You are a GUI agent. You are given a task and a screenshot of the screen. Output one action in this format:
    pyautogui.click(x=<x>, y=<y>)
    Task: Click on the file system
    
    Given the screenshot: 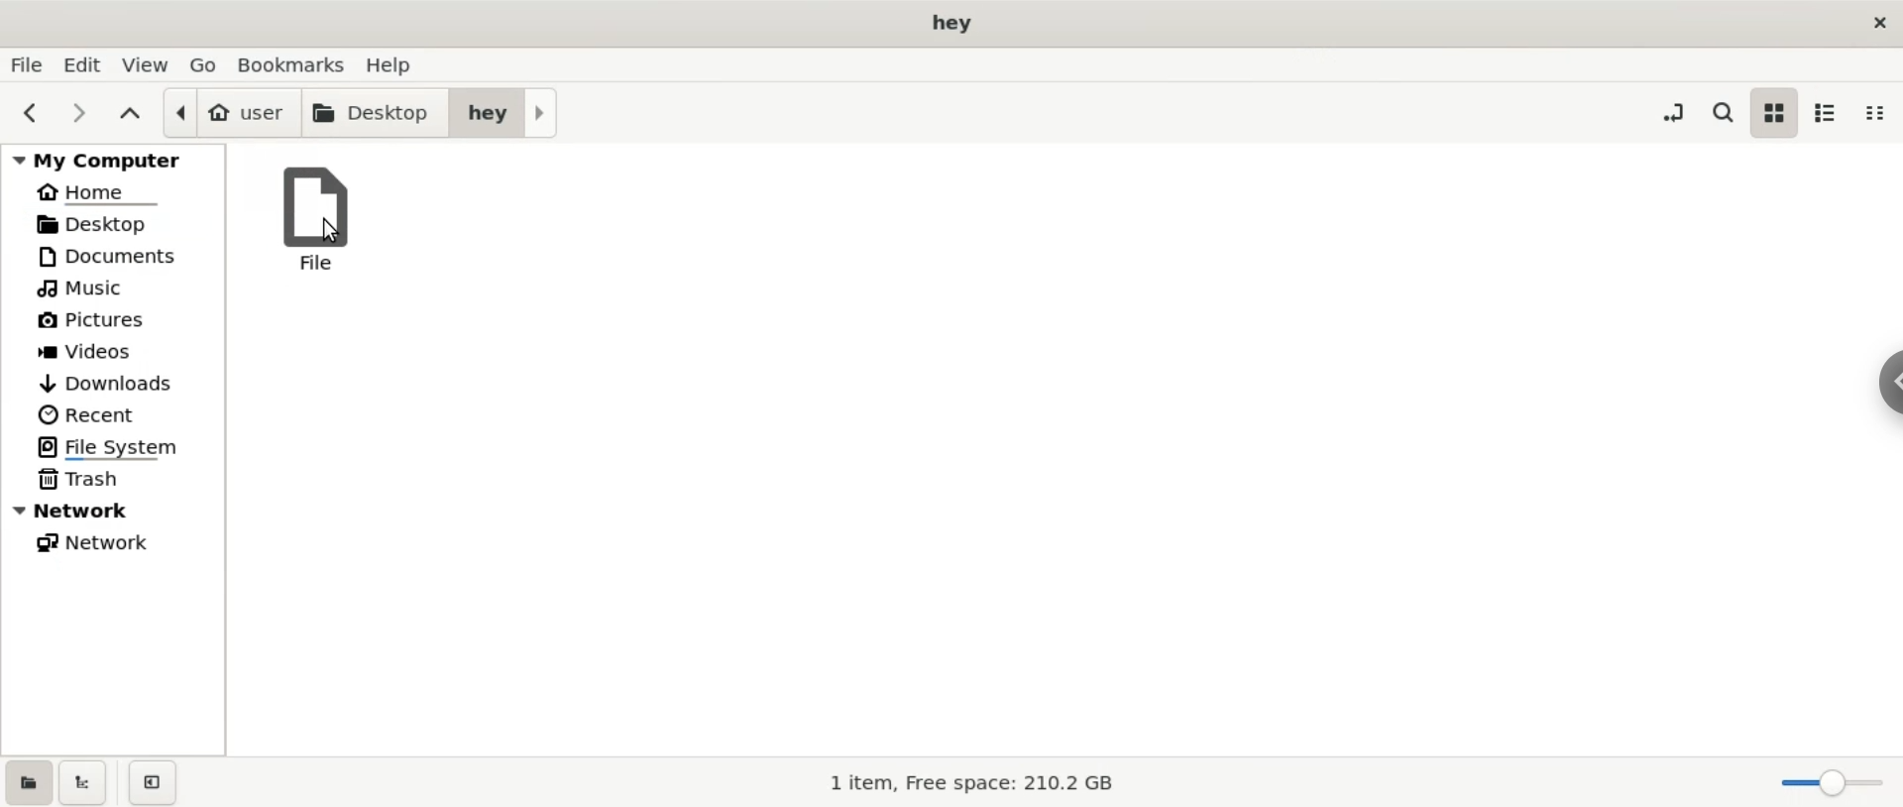 What is the action you would take?
    pyautogui.click(x=119, y=448)
    